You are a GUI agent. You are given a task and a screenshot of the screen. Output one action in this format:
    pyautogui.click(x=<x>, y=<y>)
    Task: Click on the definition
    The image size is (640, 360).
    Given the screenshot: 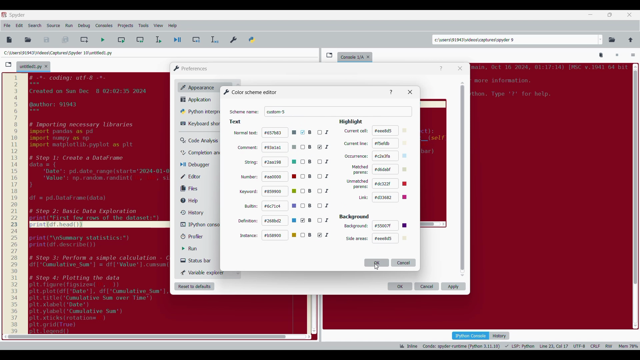 What is the action you would take?
    pyautogui.click(x=248, y=220)
    